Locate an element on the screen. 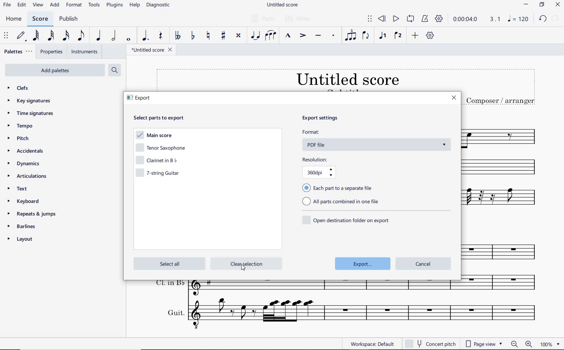  cursor is located at coordinates (244, 269).